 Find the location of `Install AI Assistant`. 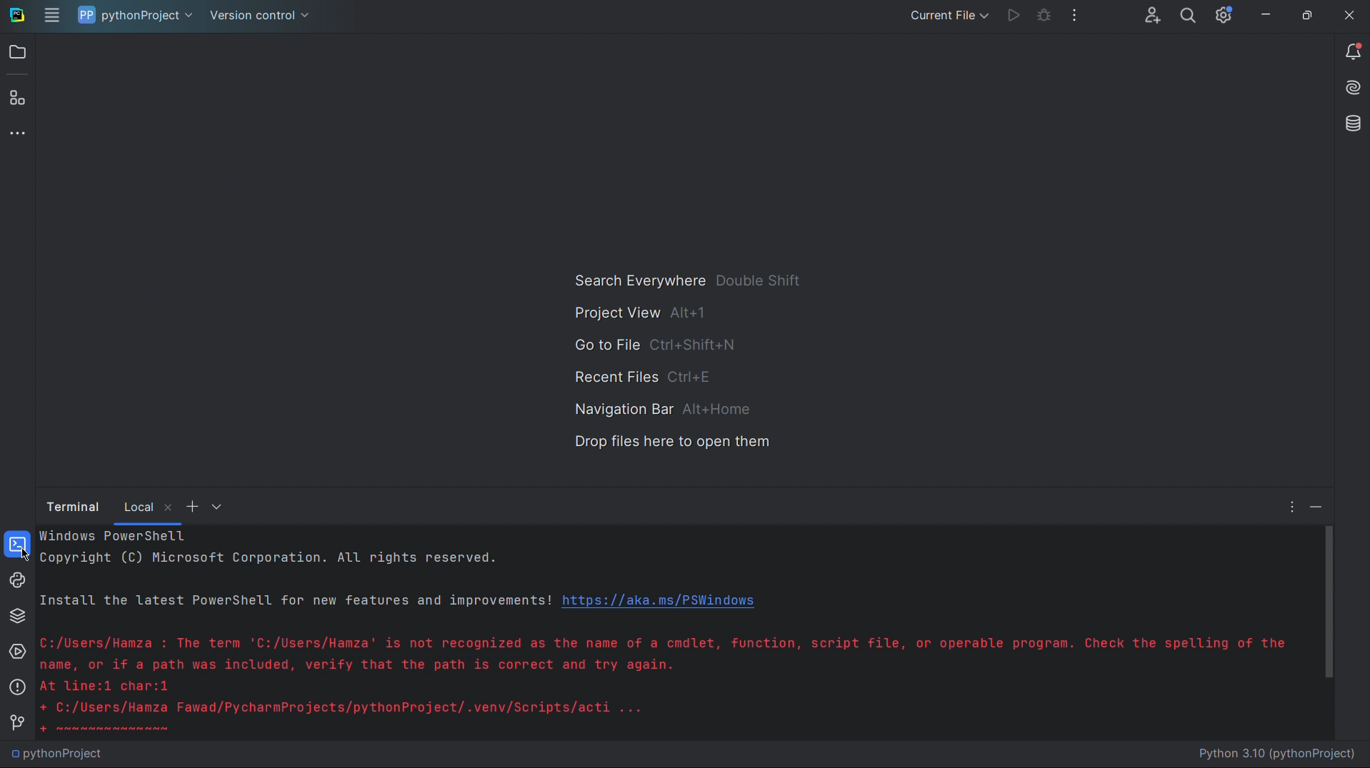

Install AI Assistant is located at coordinates (1349, 87).